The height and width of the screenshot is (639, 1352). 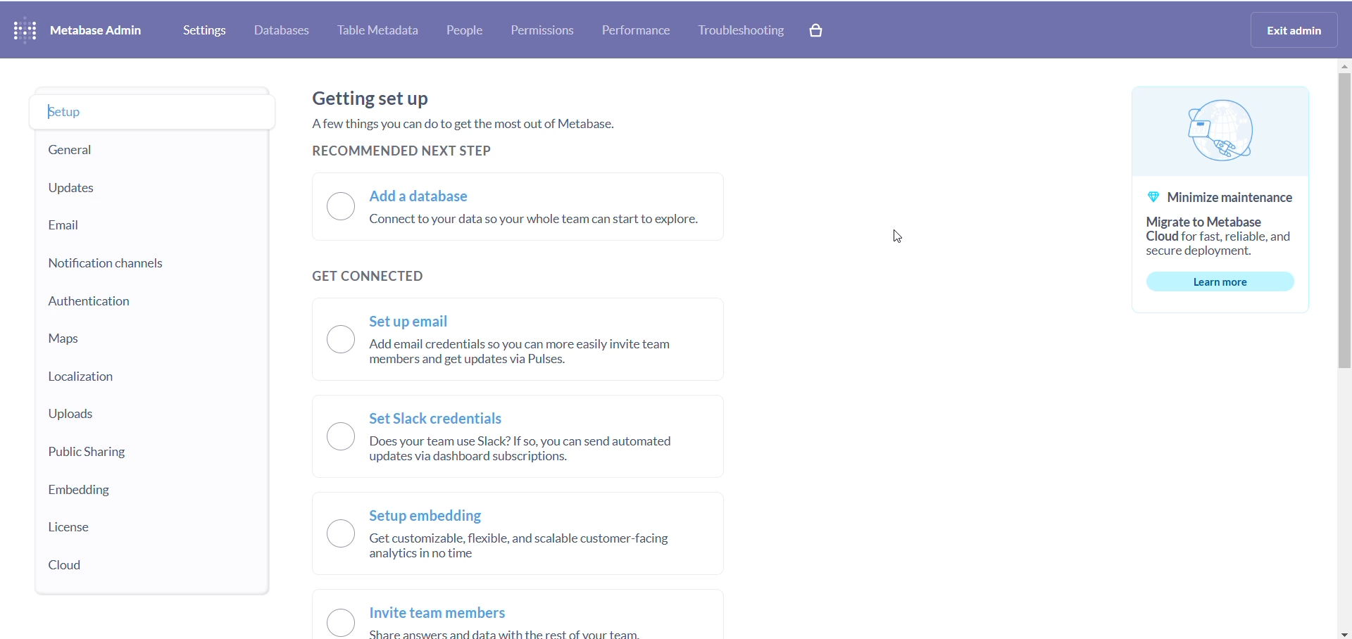 What do you see at coordinates (535, 341) in the screenshot?
I see `Set up email
| Add email credentials so you can more easily invite team
members and get updates via Pulses.` at bounding box center [535, 341].